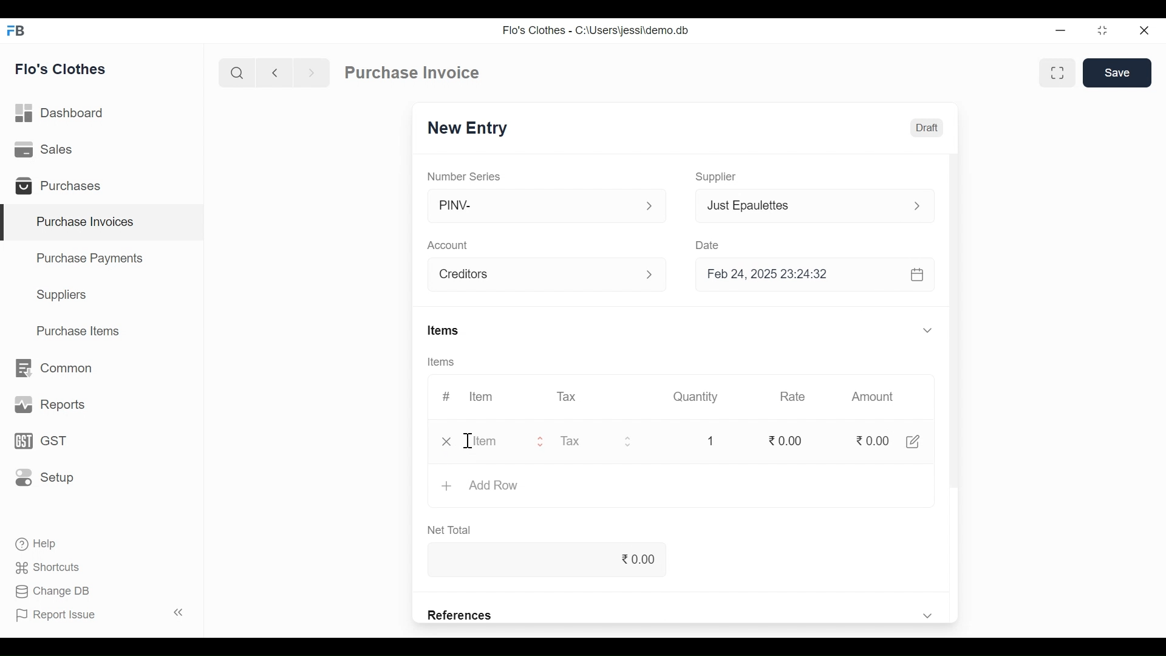 The width and height of the screenshot is (1166, 656). What do you see at coordinates (927, 614) in the screenshot?
I see `Expand` at bounding box center [927, 614].